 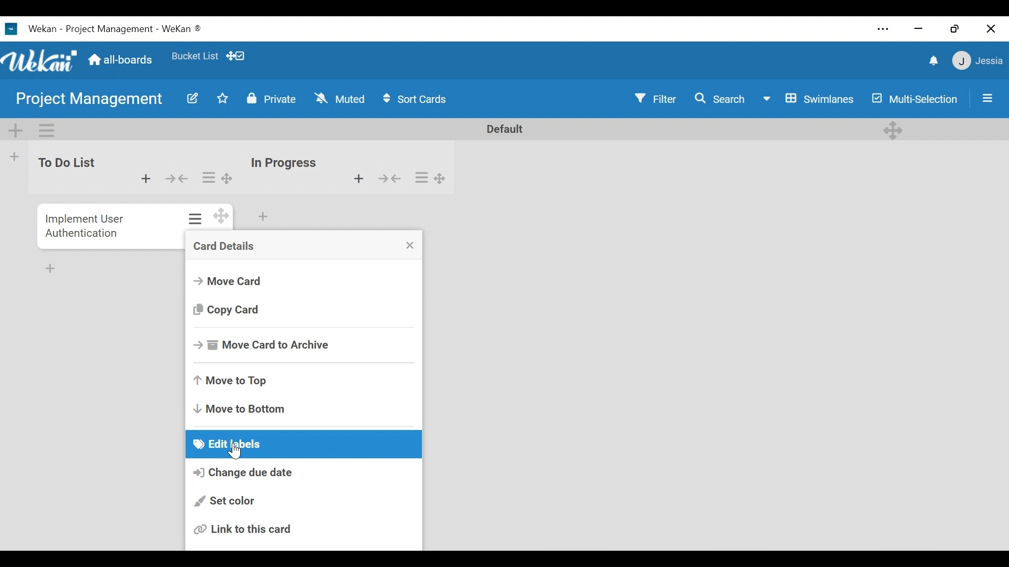 I want to click on Move Card, so click(x=229, y=281).